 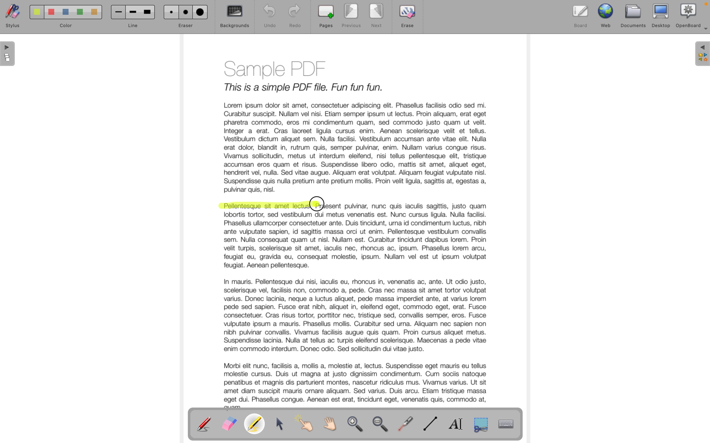 What do you see at coordinates (334, 424) in the screenshot?
I see `scroll by hand` at bounding box center [334, 424].